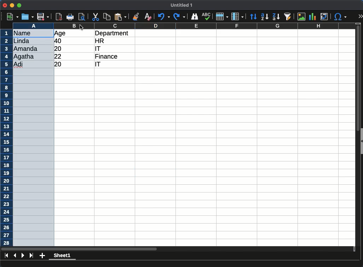  Describe the element at coordinates (324, 17) in the screenshot. I see `pivot table` at that location.